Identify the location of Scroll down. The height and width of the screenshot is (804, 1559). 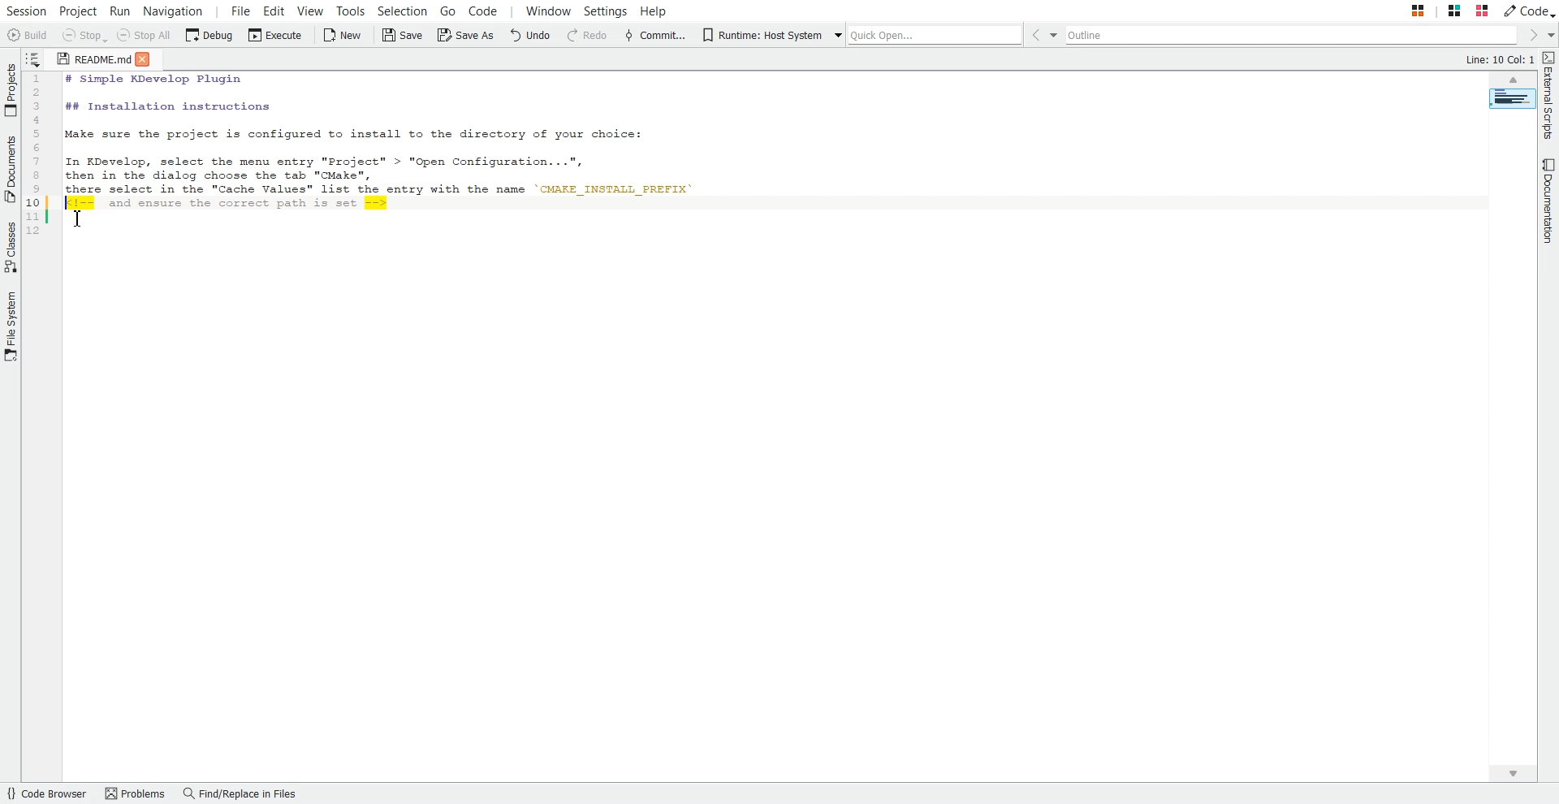
(1511, 773).